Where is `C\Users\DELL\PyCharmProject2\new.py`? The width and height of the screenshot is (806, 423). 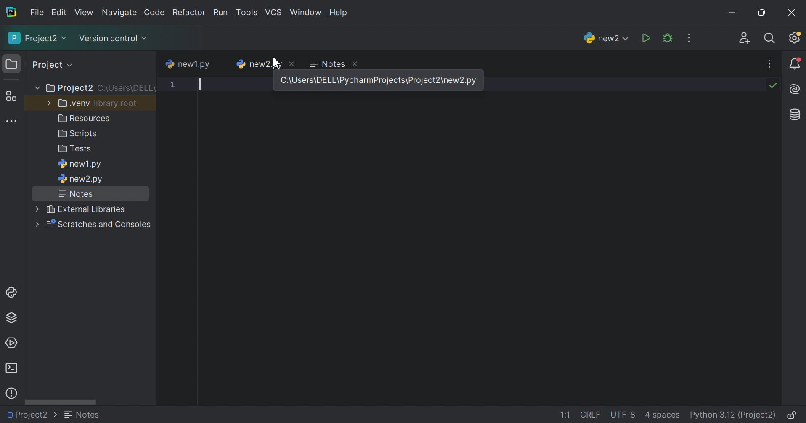
C\Users\DELL\PyCharmProject2\new.py is located at coordinates (381, 80).